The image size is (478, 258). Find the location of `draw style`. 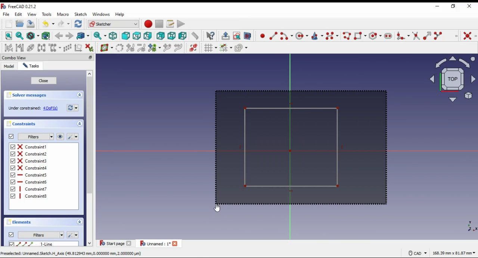

draw style is located at coordinates (33, 36).